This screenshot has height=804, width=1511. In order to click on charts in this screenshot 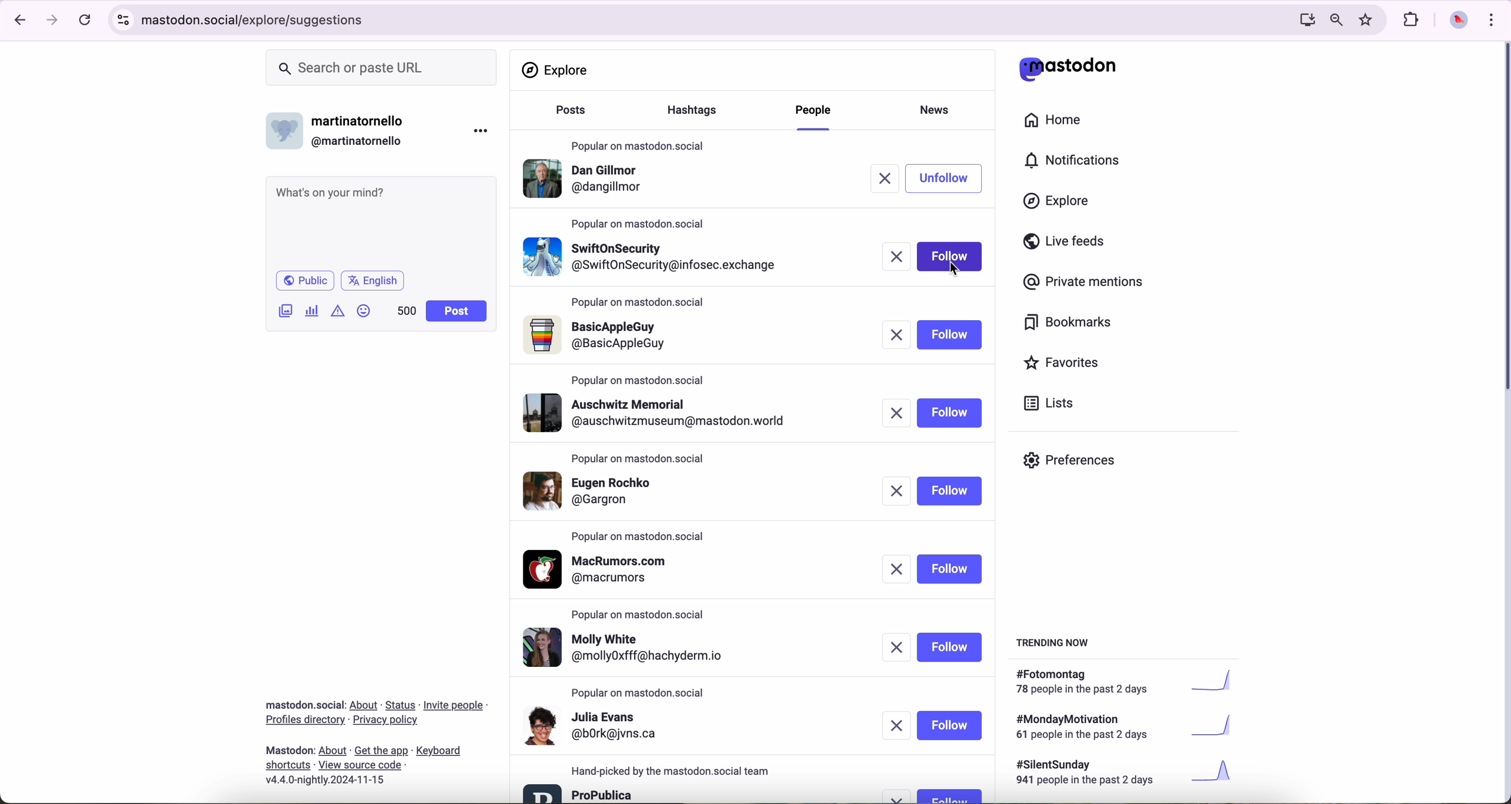, I will do `click(314, 311)`.